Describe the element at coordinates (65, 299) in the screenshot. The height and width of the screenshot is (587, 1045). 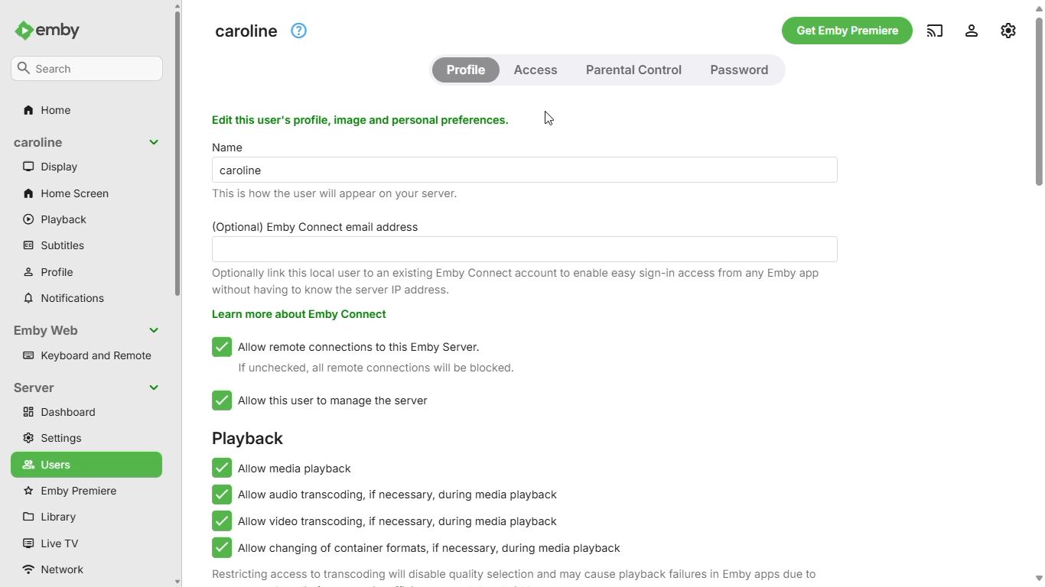
I see `notifications` at that location.